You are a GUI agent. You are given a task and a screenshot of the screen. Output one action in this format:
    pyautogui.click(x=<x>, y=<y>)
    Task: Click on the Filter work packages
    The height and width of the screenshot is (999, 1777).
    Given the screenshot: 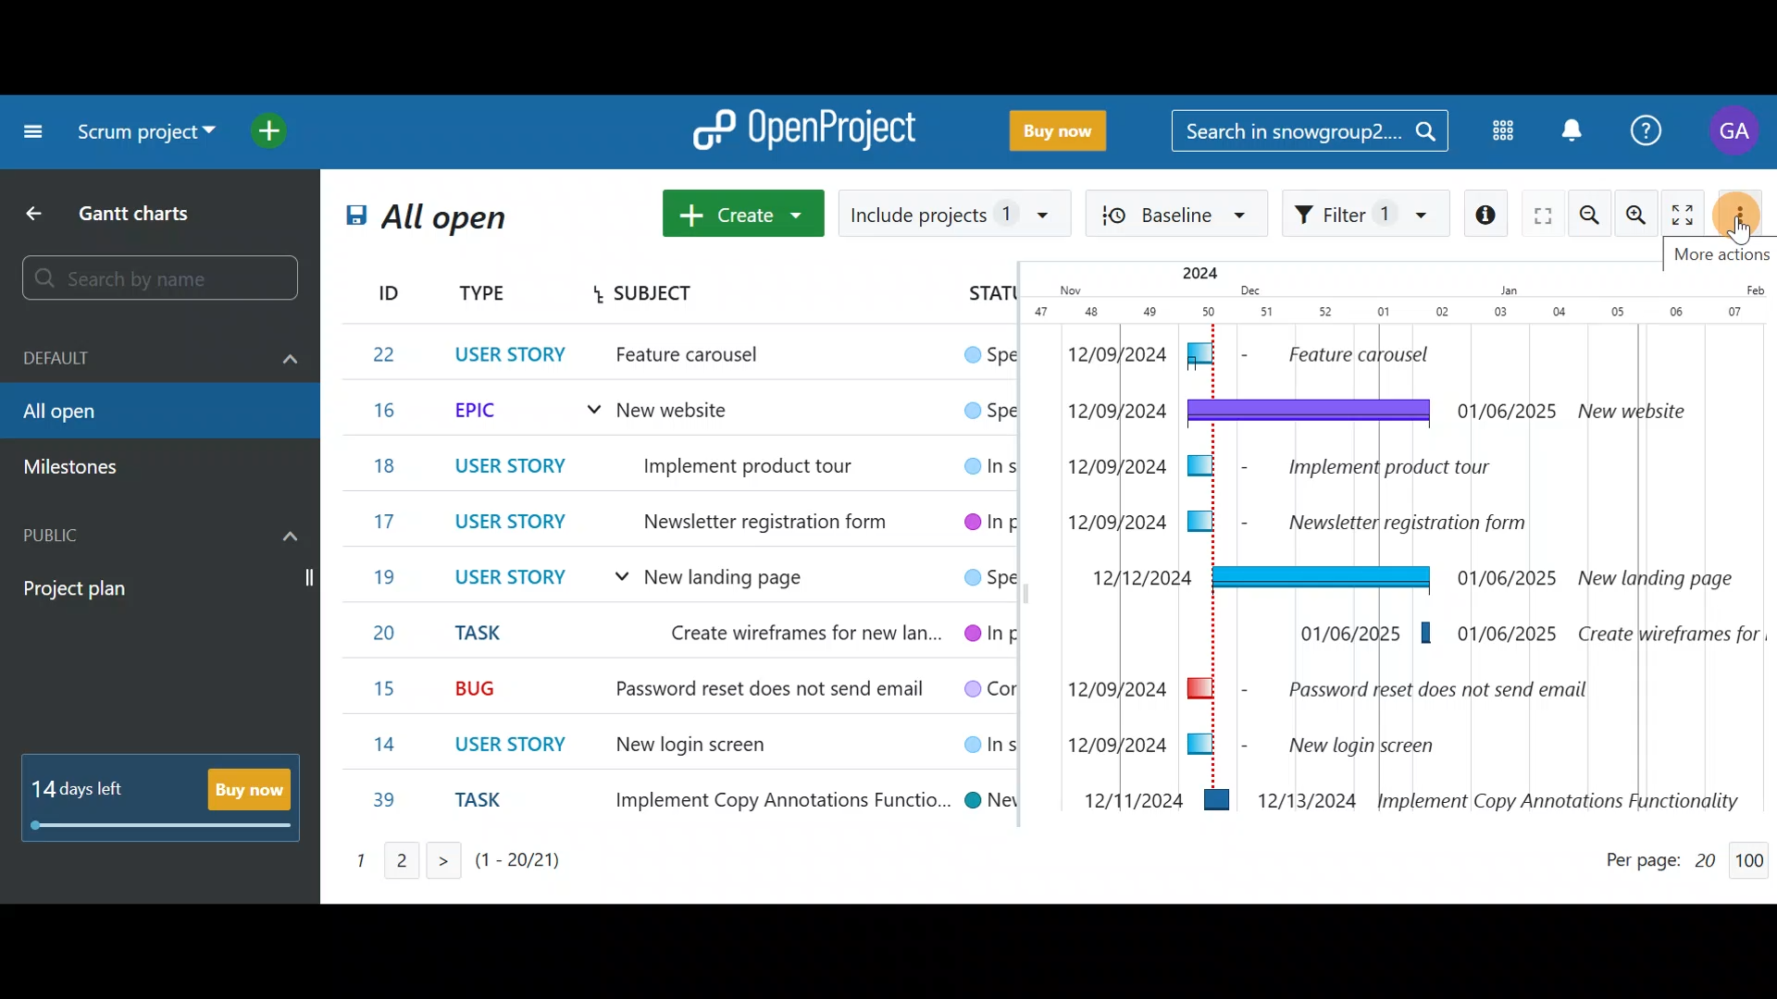 What is the action you would take?
    pyautogui.click(x=1366, y=216)
    